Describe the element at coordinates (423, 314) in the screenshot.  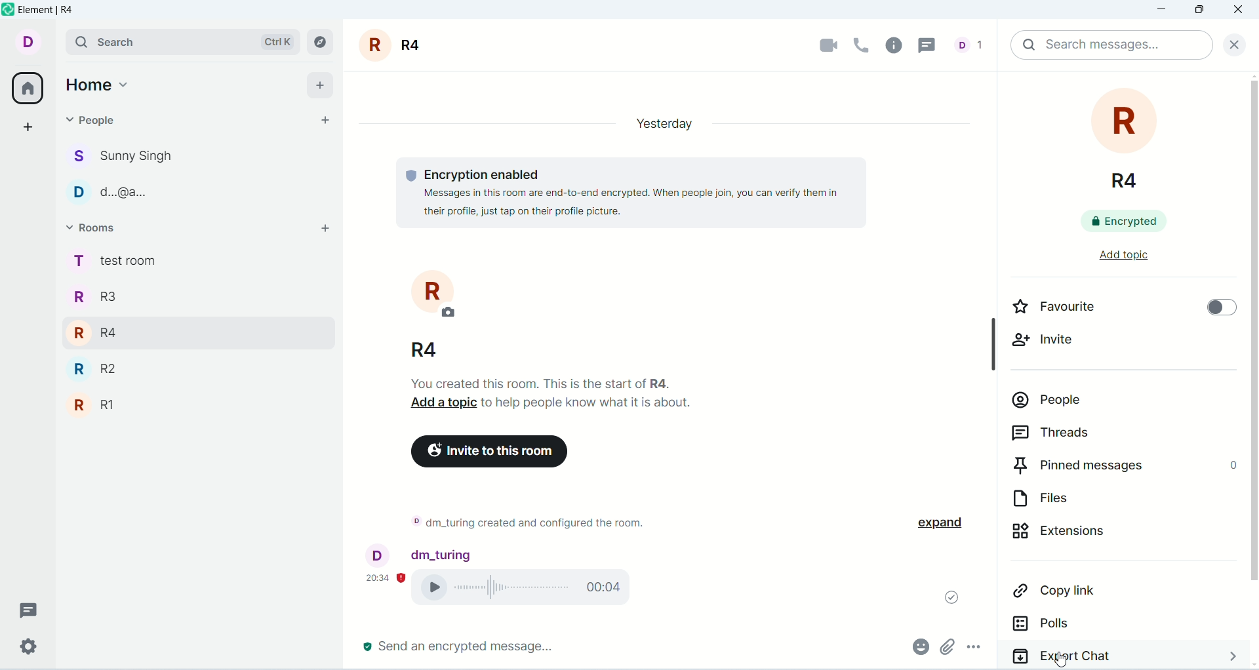
I see `room` at that location.